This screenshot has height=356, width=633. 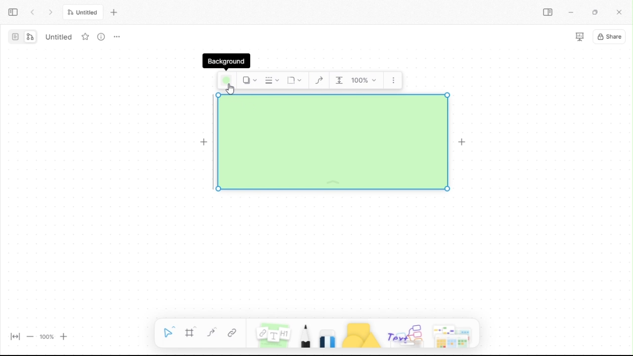 I want to click on cursor, so click(x=230, y=89).